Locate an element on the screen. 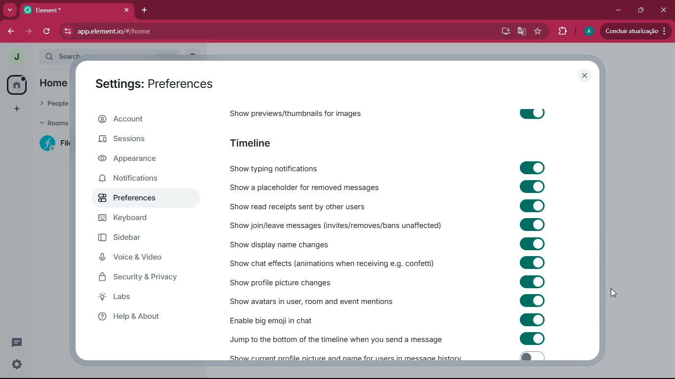 The width and height of the screenshot is (675, 379). rooms is located at coordinates (53, 124).